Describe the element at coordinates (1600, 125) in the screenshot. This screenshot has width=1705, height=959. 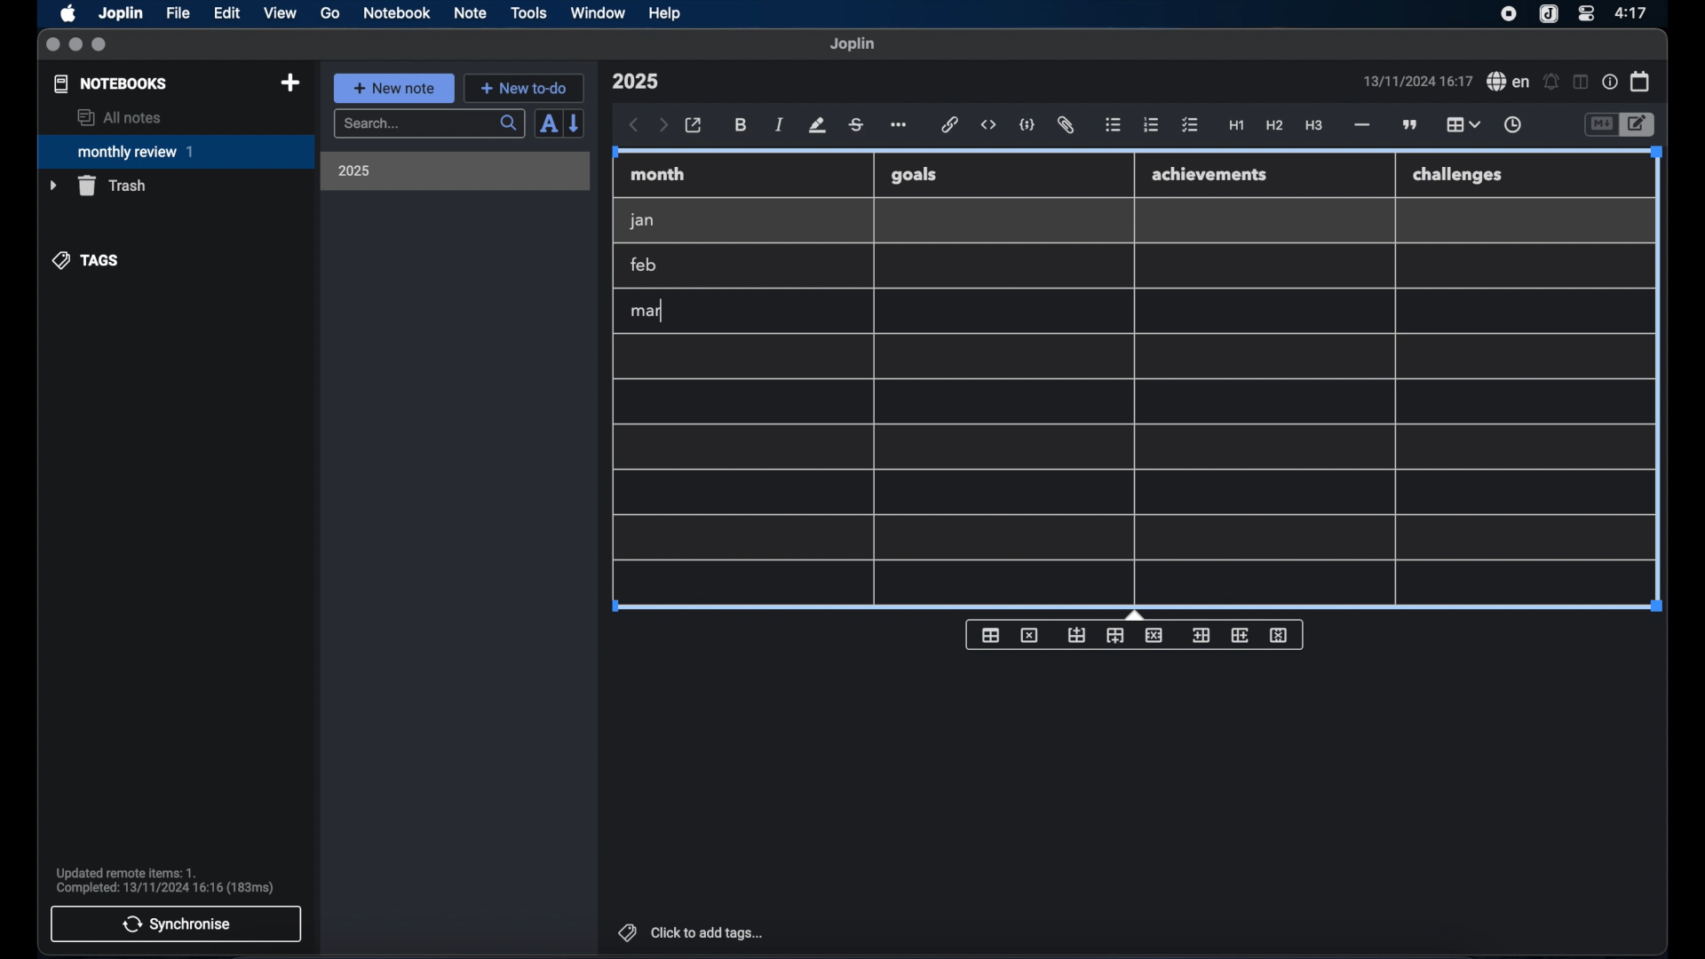
I see `toggle editor` at that location.